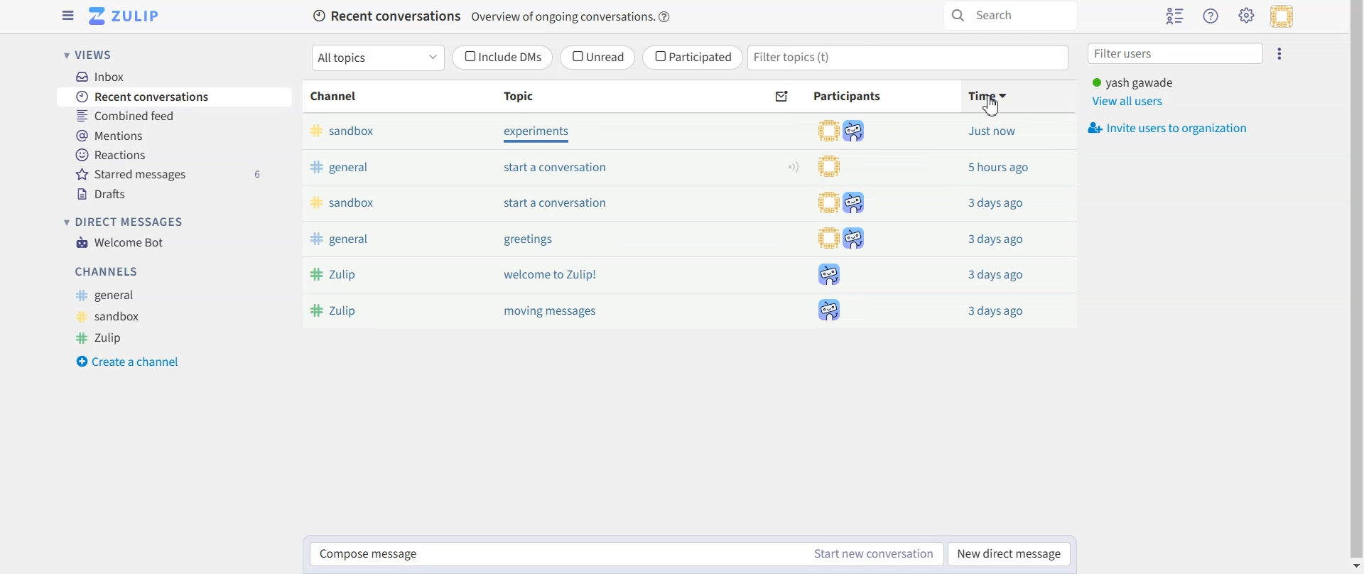  What do you see at coordinates (989, 131) in the screenshot?
I see `3daysago` at bounding box center [989, 131].